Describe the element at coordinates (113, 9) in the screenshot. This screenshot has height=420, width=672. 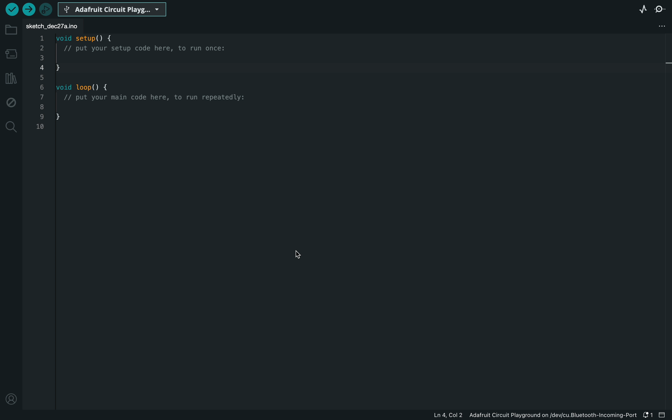
I see `BOARD SELECTER` at that location.